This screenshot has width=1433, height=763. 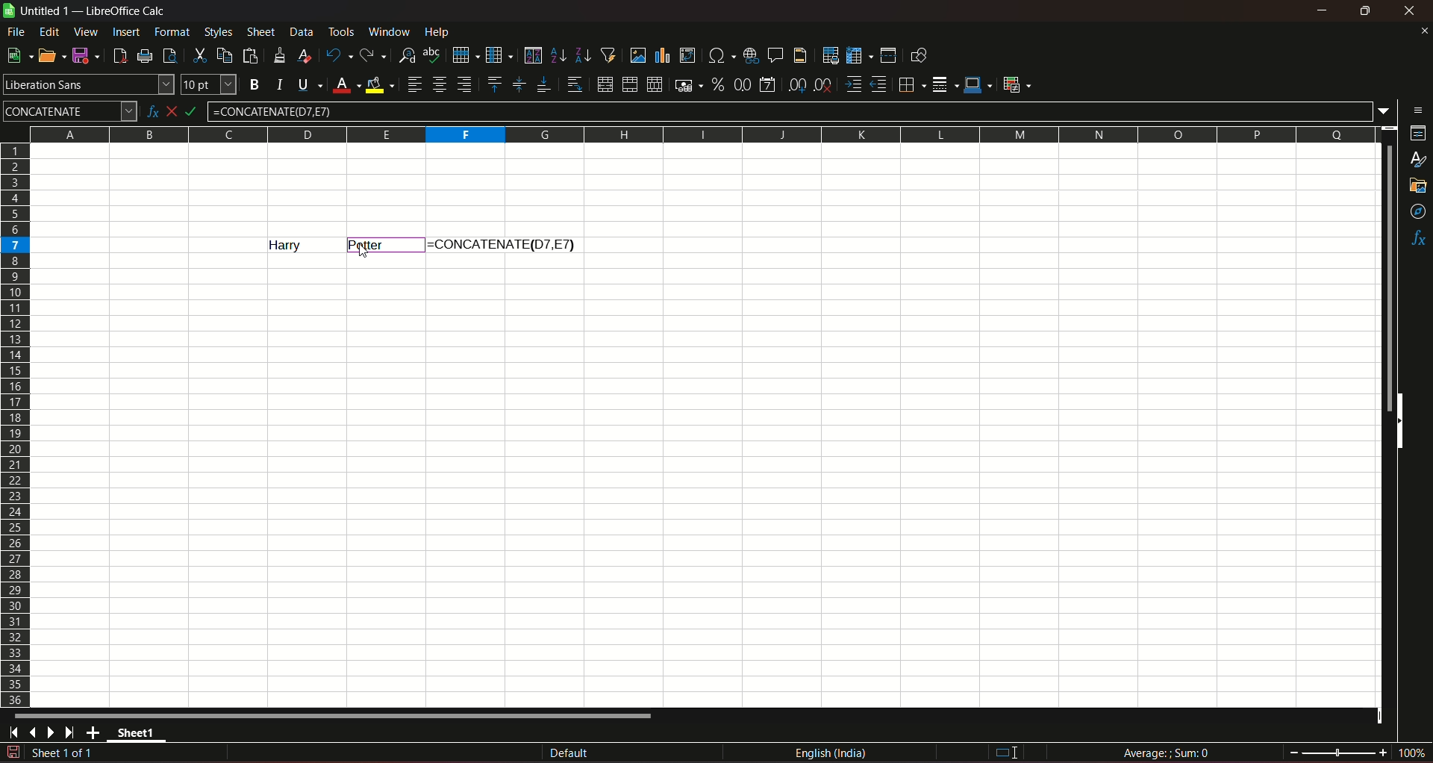 What do you see at coordinates (406, 54) in the screenshot?
I see `find and replace` at bounding box center [406, 54].